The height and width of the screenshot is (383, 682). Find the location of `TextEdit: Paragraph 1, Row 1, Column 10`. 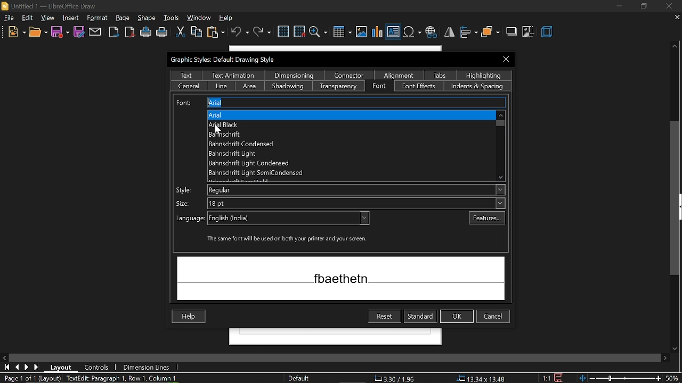

TextEdit: Paragraph 1, Row 1, Column 10 is located at coordinates (124, 378).